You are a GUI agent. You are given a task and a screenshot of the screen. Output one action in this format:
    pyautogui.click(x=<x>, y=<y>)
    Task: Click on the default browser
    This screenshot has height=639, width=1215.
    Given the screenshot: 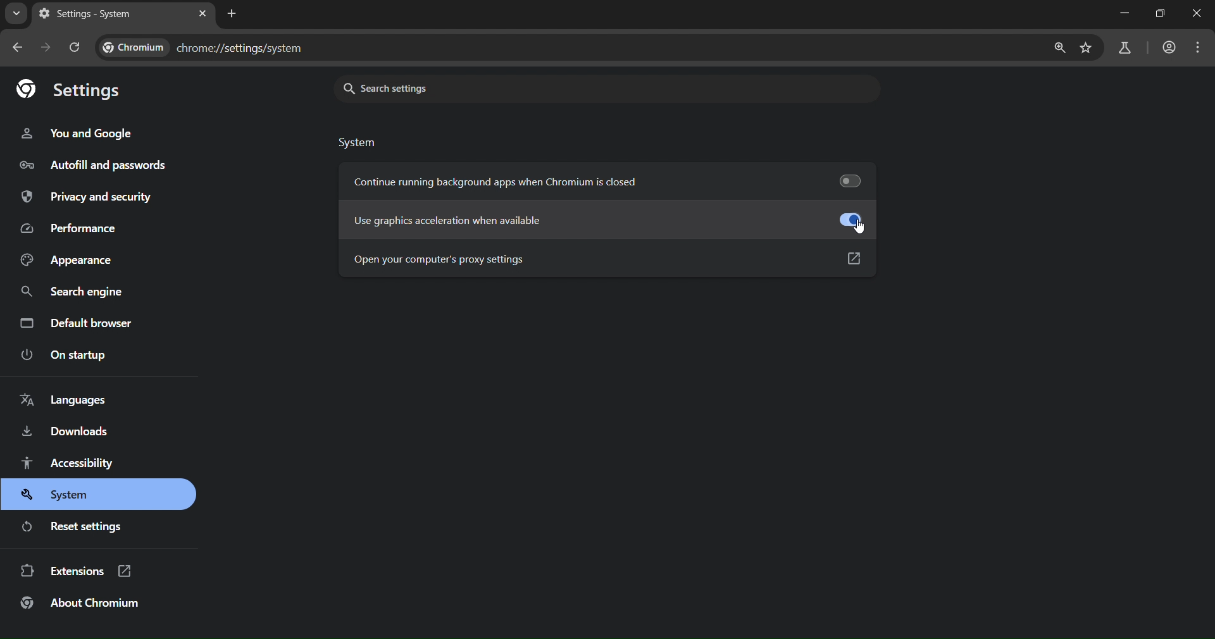 What is the action you would take?
    pyautogui.click(x=90, y=321)
    